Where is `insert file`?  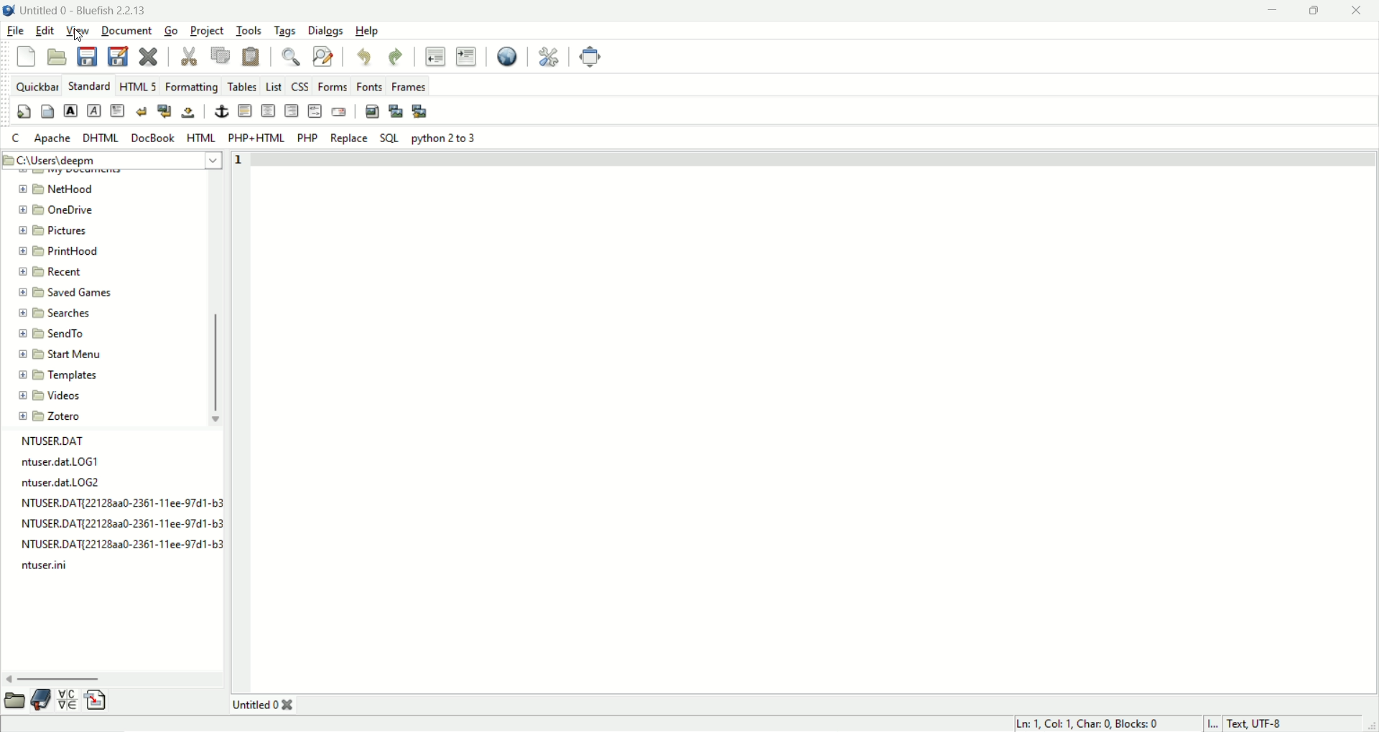
insert file is located at coordinates (98, 700).